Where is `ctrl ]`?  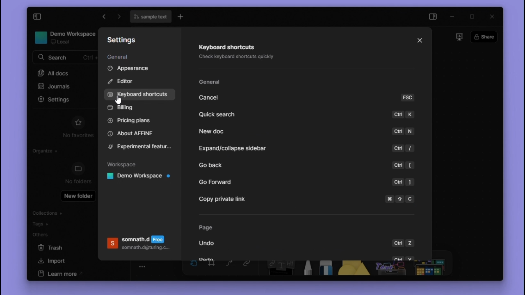 ctrl ] is located at coordinates (404, 182).